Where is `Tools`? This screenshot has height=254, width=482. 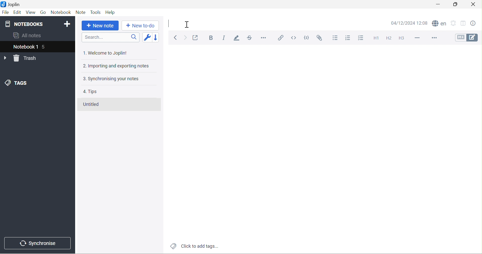 Tools is located at coordinates (96, 12).